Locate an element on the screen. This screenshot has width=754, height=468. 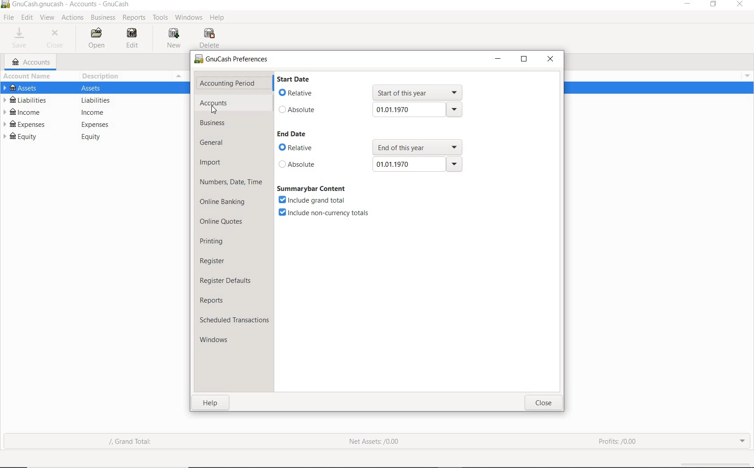
online banking is located at coordinates (224, 204).